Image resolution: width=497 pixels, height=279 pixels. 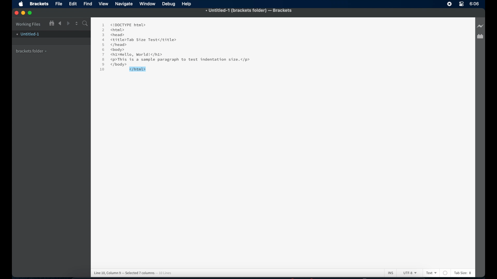 I want to click on 9 </body>, so click(x=119, y=65).